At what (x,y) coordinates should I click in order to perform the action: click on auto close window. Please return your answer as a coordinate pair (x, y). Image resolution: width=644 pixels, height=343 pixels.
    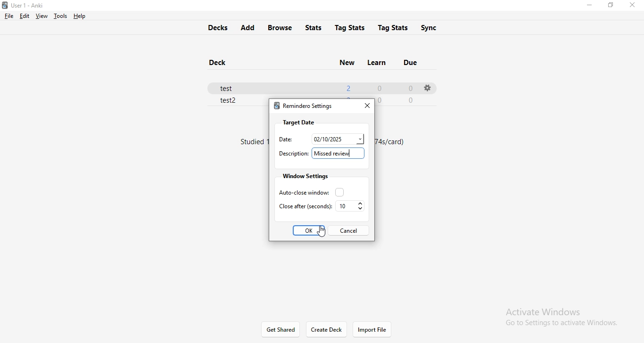
    Looking at the image, I should click on (309, 192).